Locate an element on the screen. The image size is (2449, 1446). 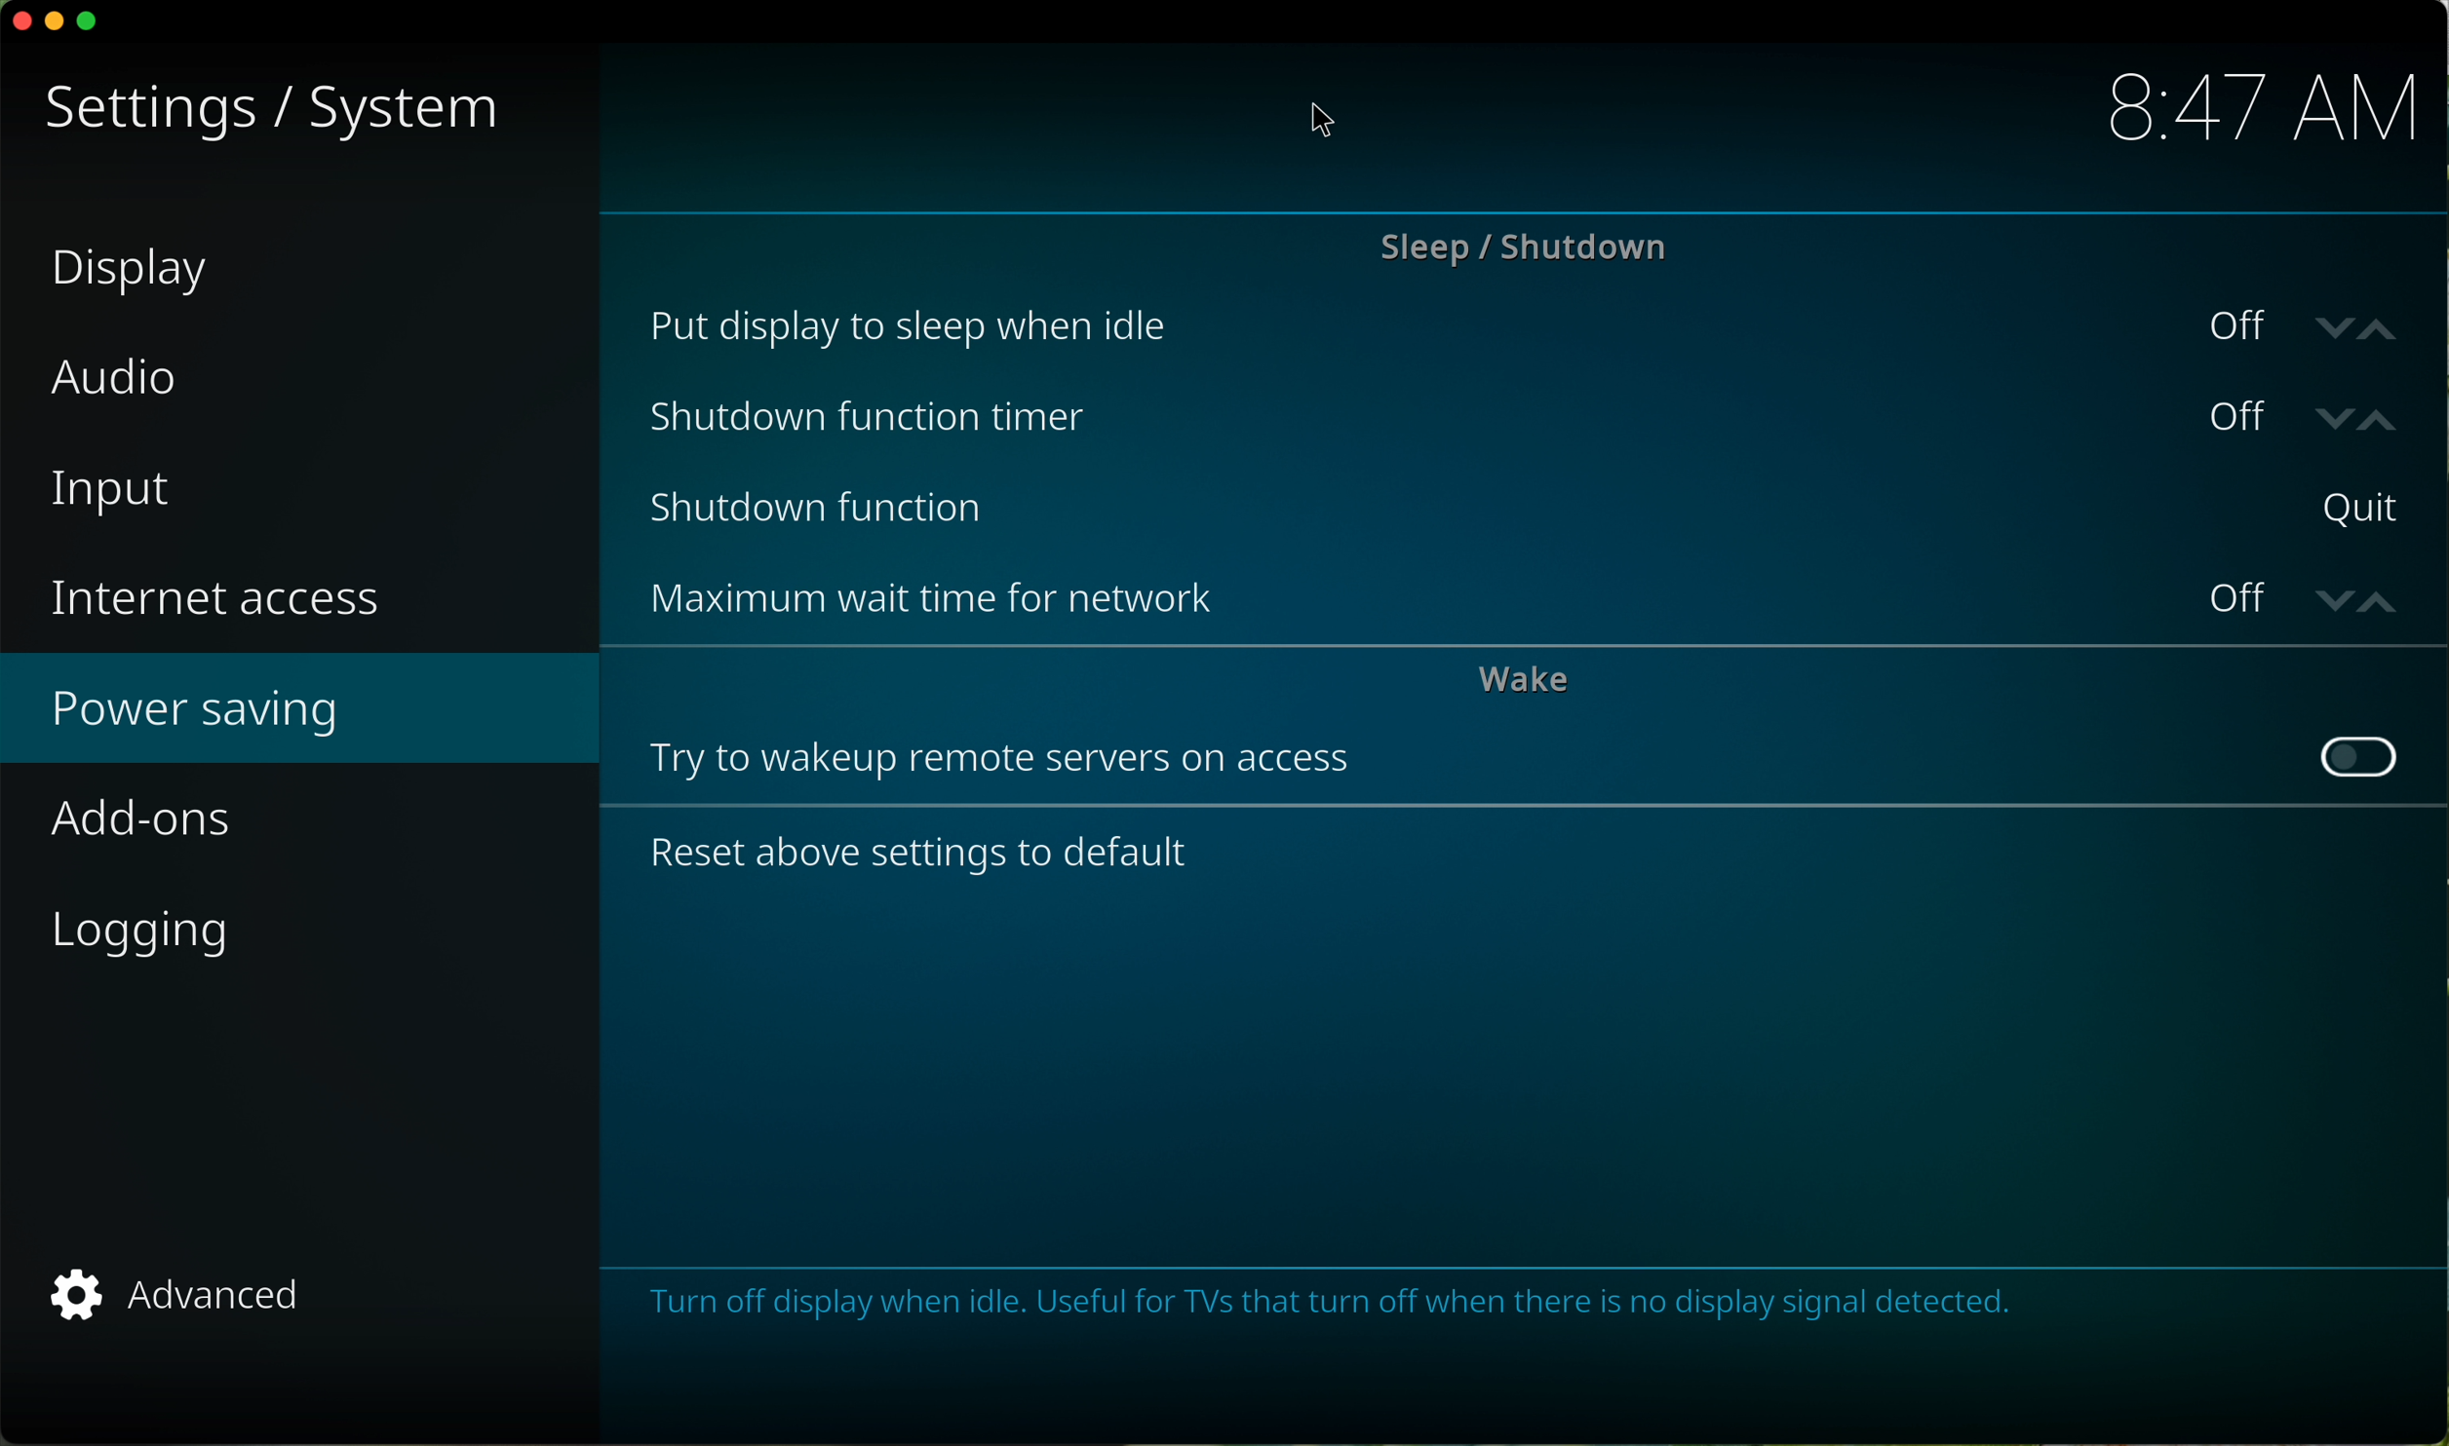
manage dependencies is located at coordinates (1518, 507).